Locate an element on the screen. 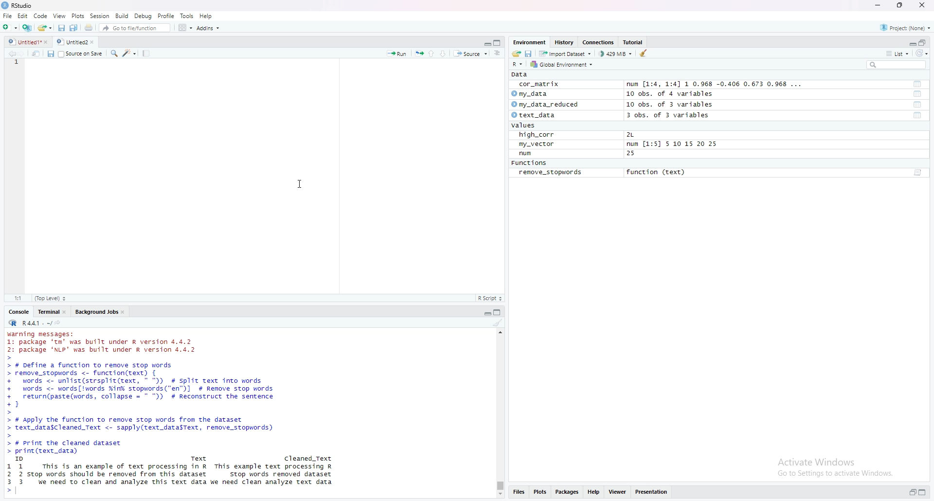 The width and height of the screenshot is (934, 501). Save is located at coordinates (50, 54).